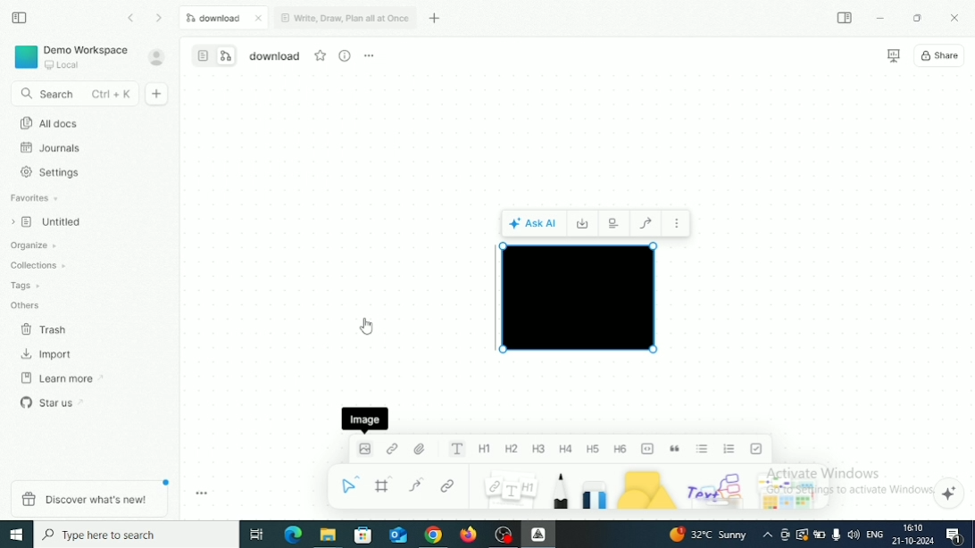 The width and height of the screenshot is (975, 548). I want to click on Task View, so click(256, 535).